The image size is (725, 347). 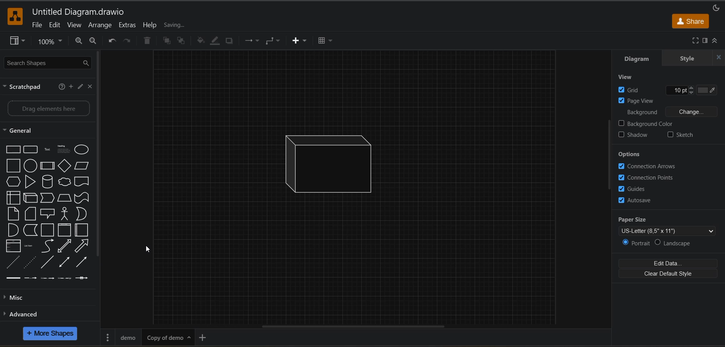 What do you see at coordinates (719, 57) in the screenshot?
I see `close` at bounding box center [719, 57].